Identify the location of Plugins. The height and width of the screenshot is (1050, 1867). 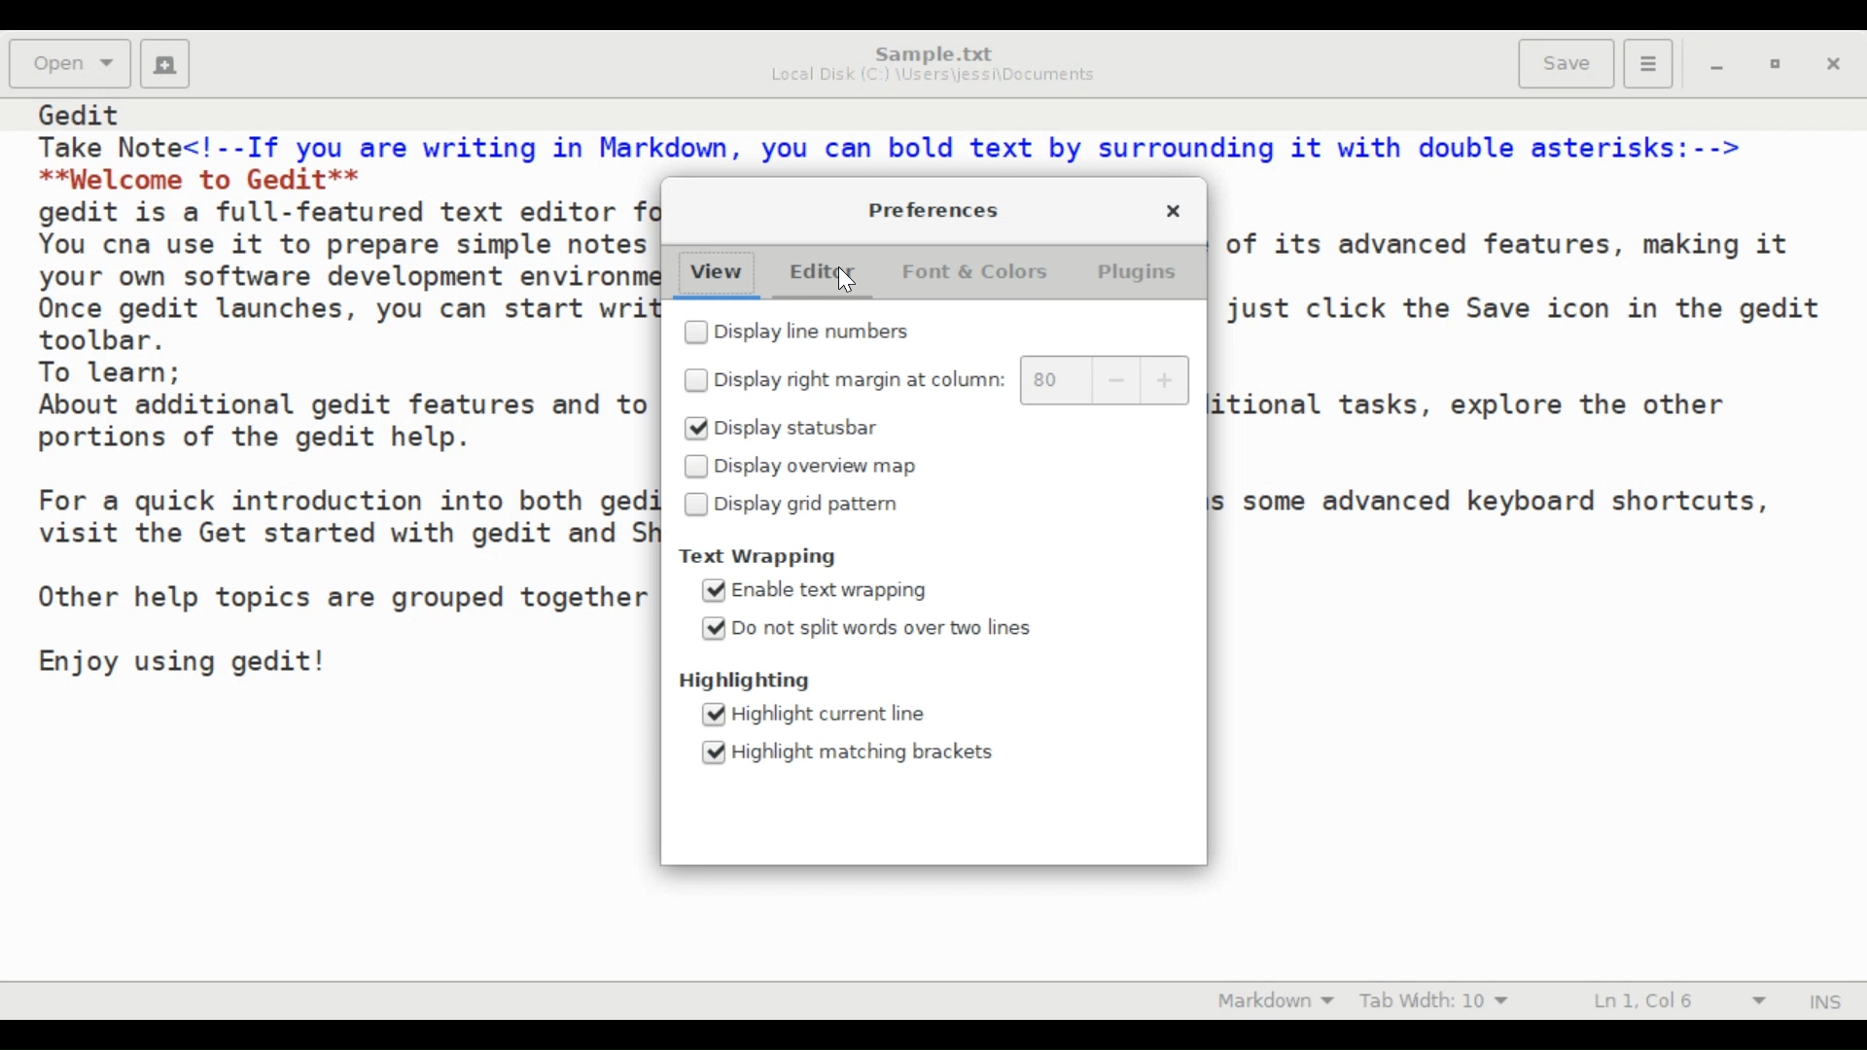
(1145, 274).